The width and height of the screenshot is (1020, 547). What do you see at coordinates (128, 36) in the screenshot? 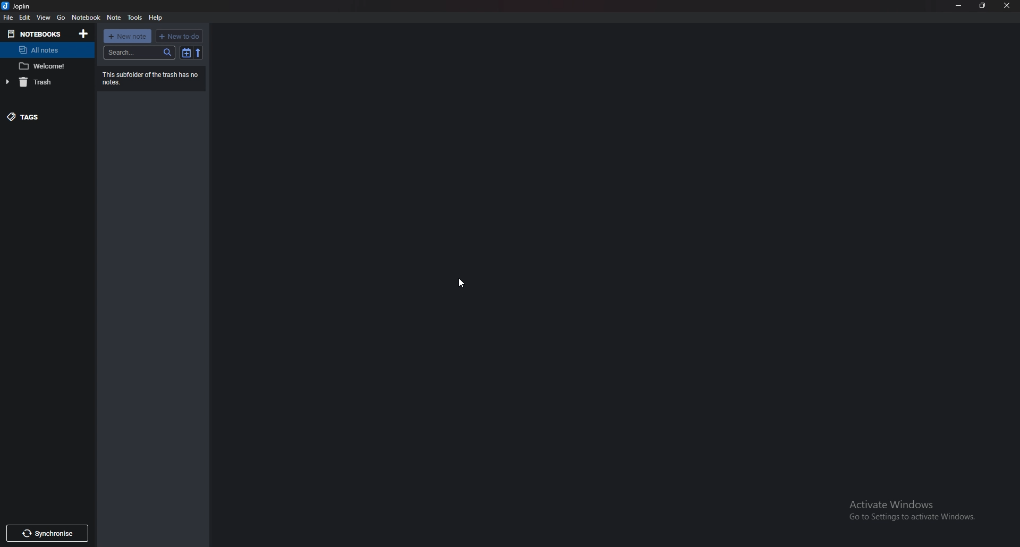
I see `new note` at bounding box center [128, 36].